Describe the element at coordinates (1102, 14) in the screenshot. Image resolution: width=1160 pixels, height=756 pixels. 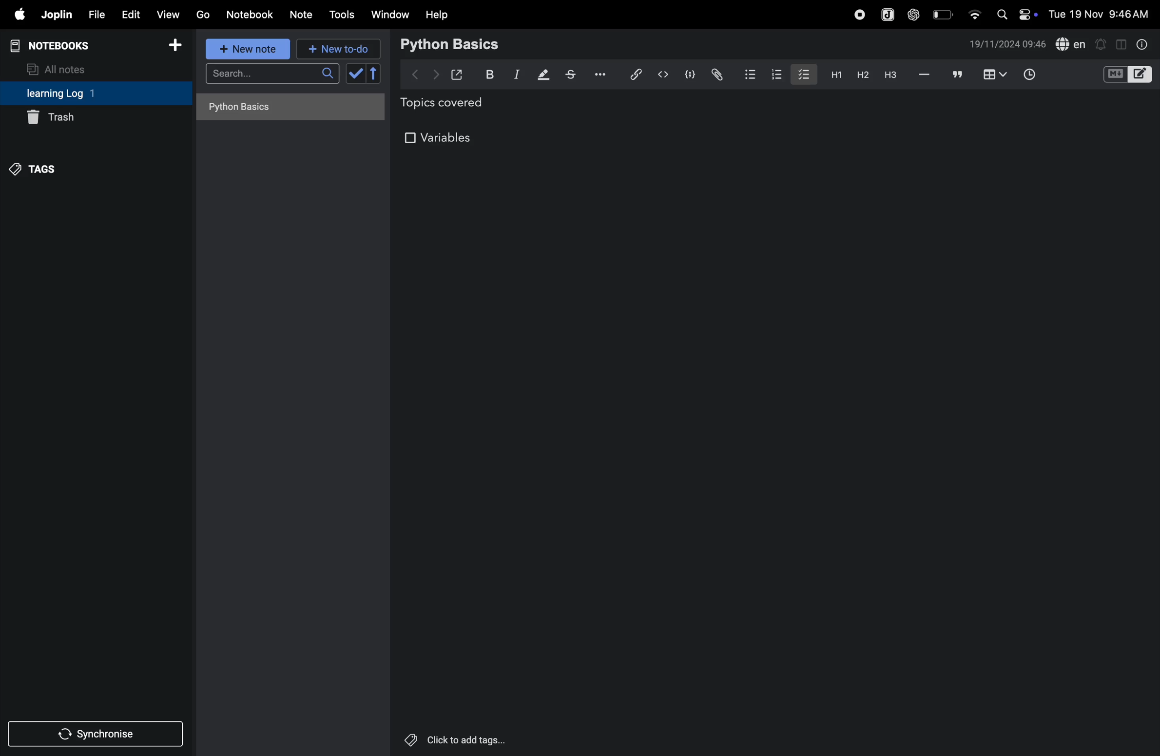
I see `date and time` at that location.